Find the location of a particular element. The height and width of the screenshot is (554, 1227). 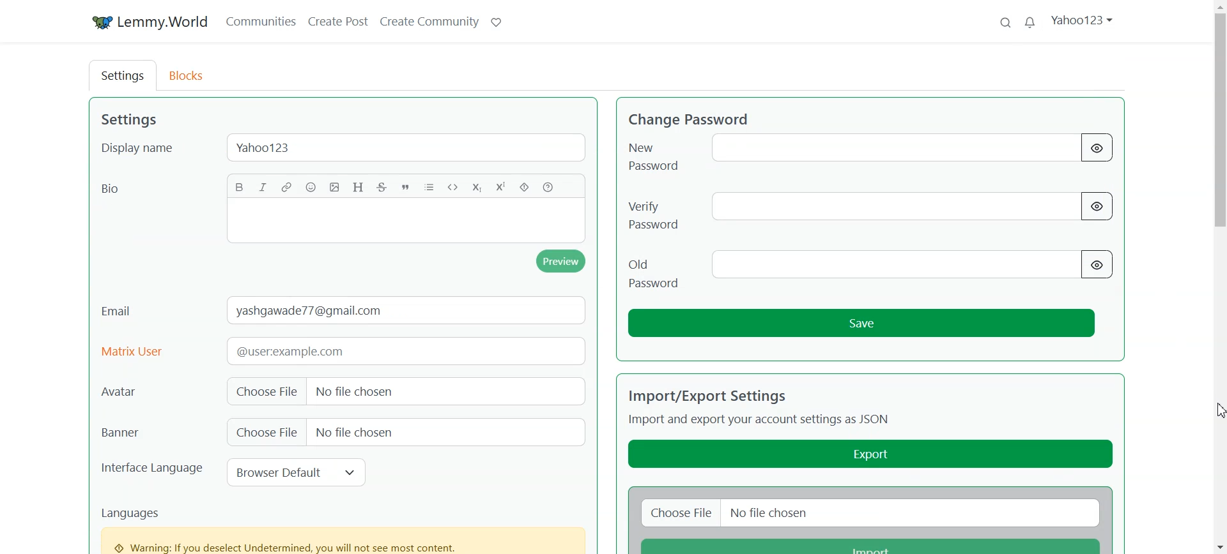

Formatting Help is located at coordinates (548, 186).